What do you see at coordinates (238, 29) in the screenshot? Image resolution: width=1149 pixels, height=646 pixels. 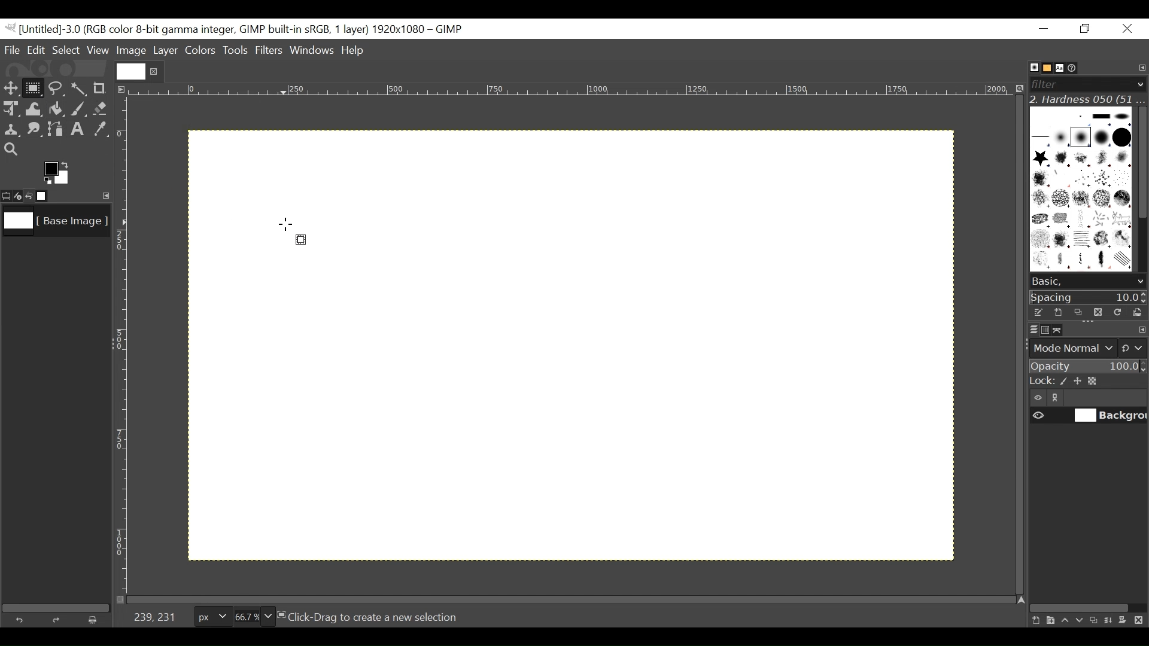 I see `Gimp File Name` at bounding box center [238, 29].